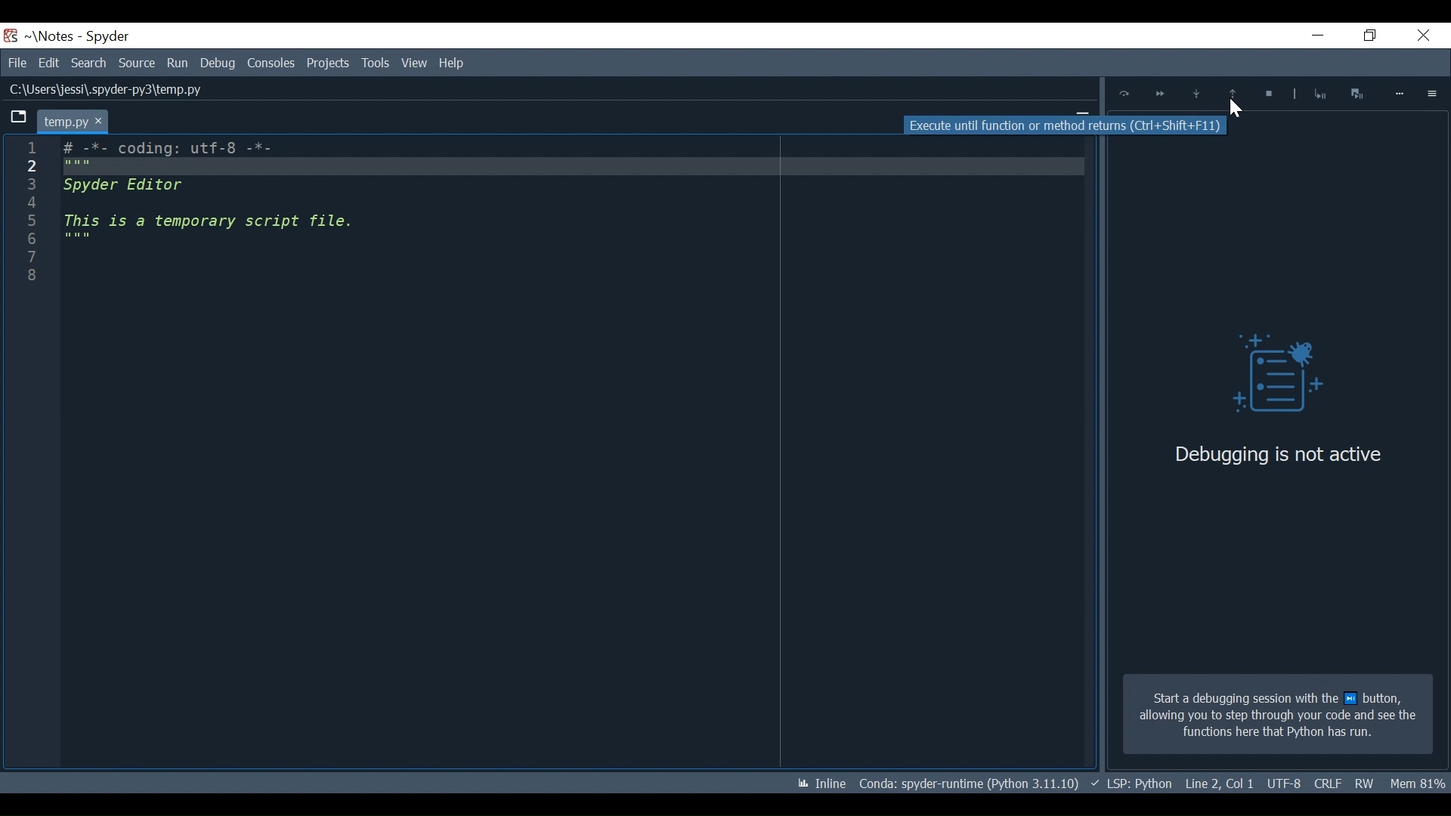 Image resolution: width=1451 pixels, height=816 pixels. What do you see at coordinates (29, 218) in the screenshot?
I see `1 2 3 4 5 6 7 8` at bounding box center [29, 218].